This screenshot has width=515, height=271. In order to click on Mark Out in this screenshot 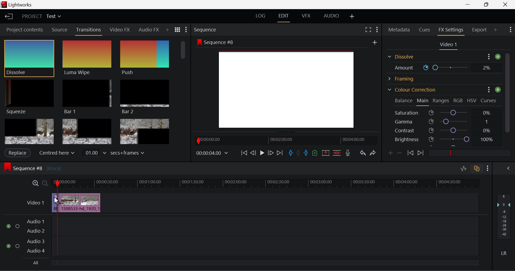, I will do `click(306, 153)`.